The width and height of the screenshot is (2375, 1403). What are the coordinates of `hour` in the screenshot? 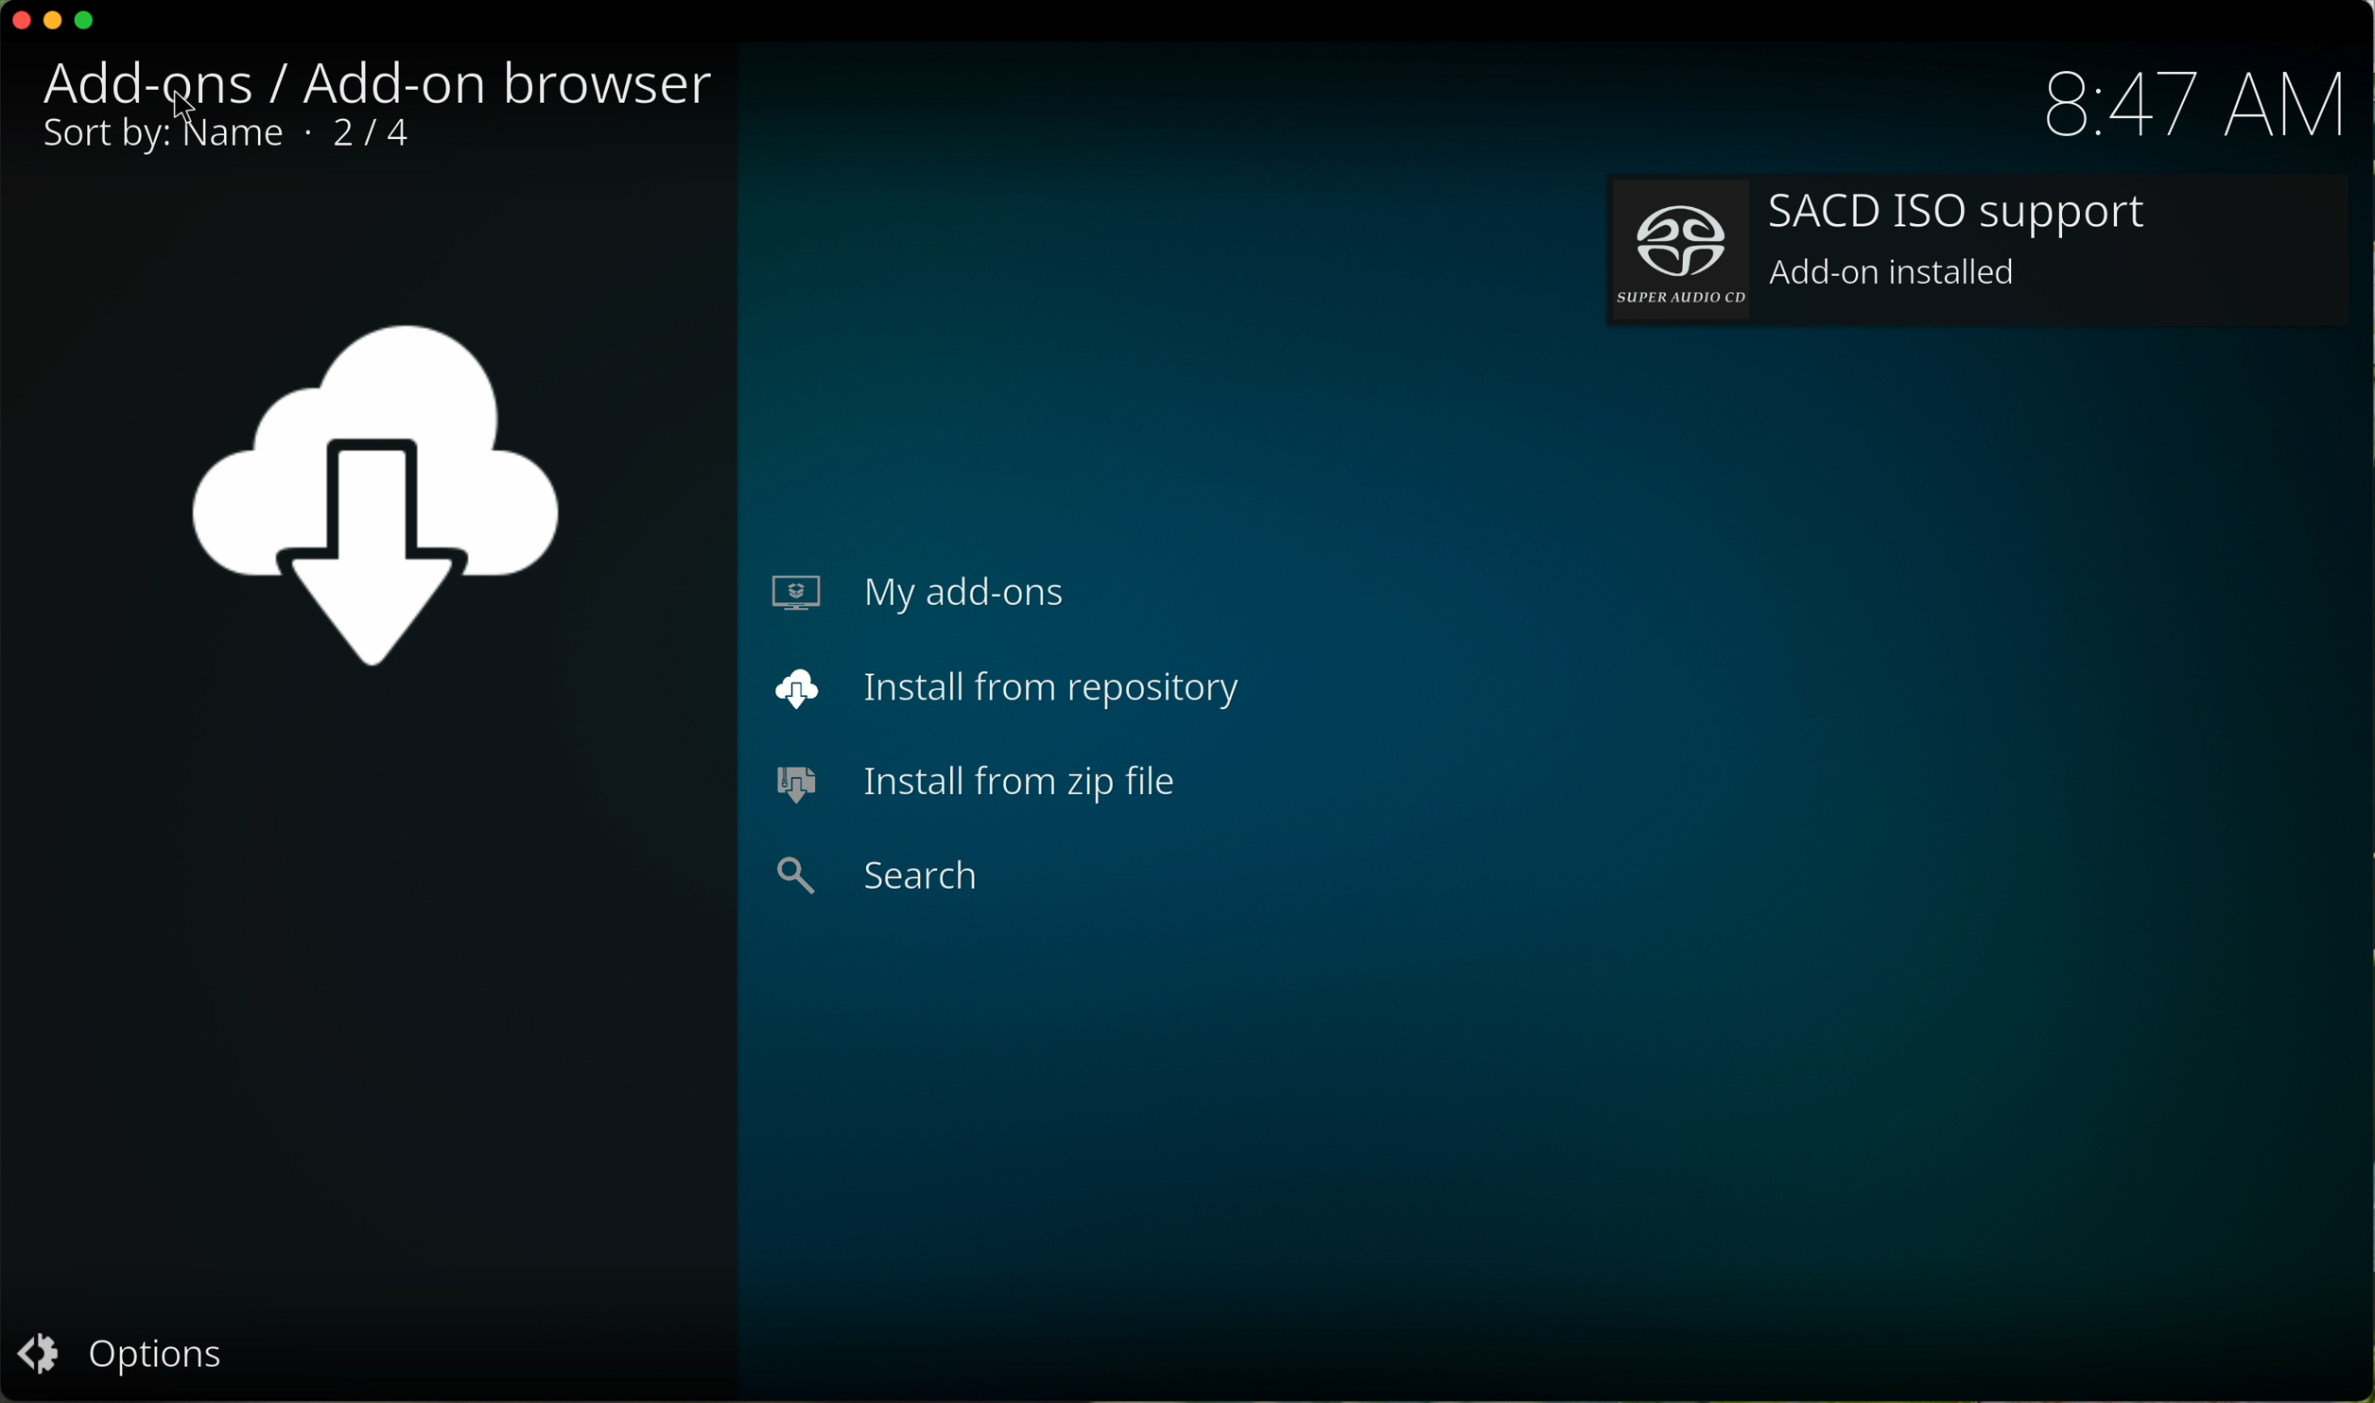 It's located at (2190, 101).